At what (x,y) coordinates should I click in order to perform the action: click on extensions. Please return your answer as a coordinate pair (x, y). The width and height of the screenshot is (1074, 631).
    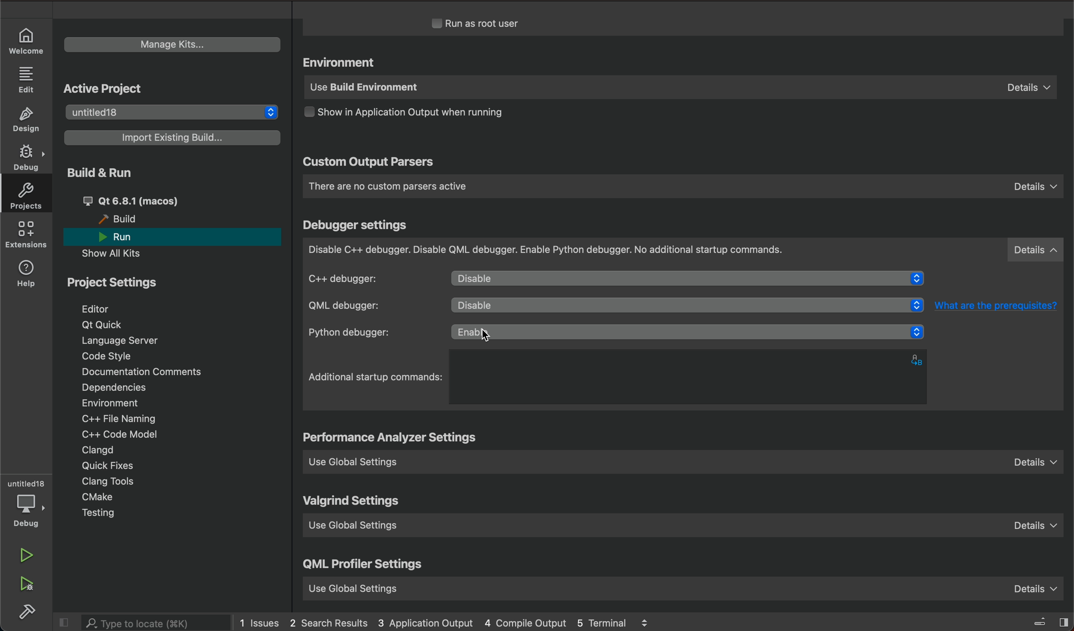
    Looking at the image, I should click on (28, 236).